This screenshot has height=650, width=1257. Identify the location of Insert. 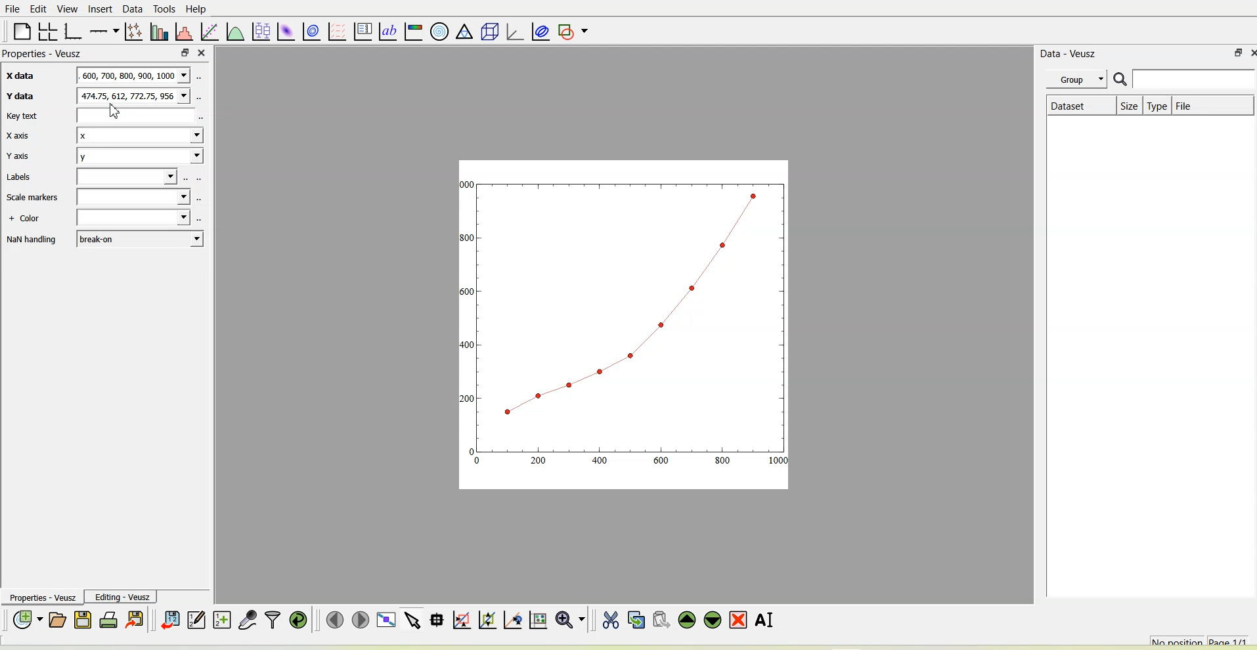
(99, 9).